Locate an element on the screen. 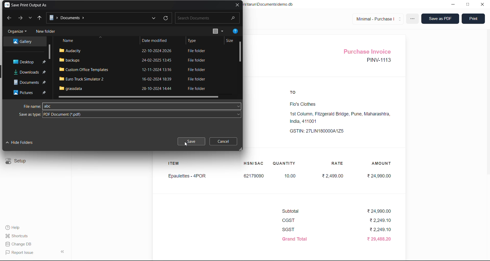 The height and width of the screenshot is (261, 490). Size is located at coordinates (231, 42).